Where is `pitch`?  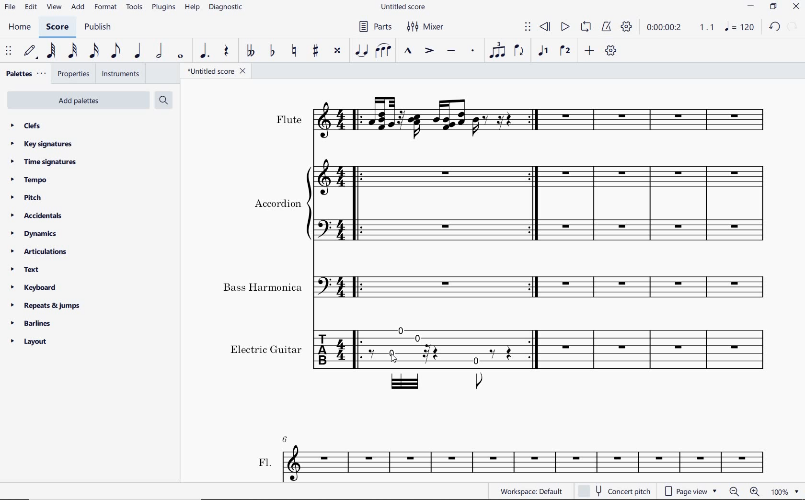 pitch is located at coordinates (26, 197).